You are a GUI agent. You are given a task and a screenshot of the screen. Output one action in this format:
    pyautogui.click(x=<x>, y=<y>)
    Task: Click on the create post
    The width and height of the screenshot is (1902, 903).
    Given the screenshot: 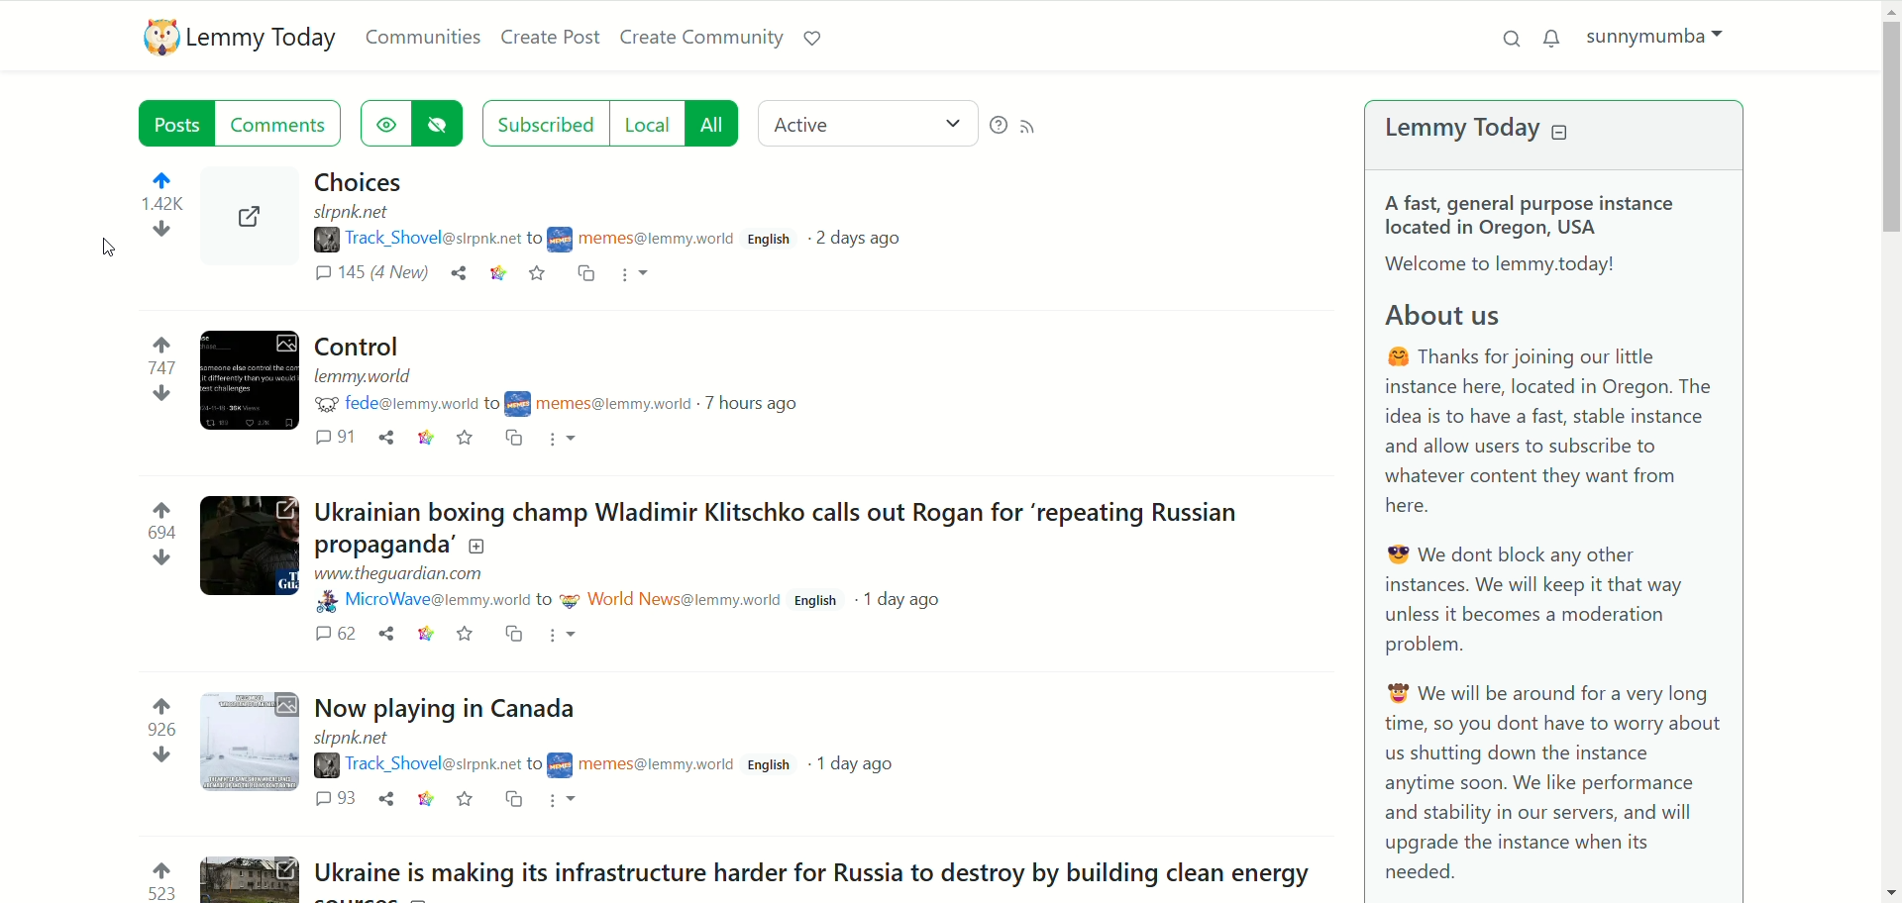 What is the action you would take?
    pyautogui.click(x=551, y=38)
    